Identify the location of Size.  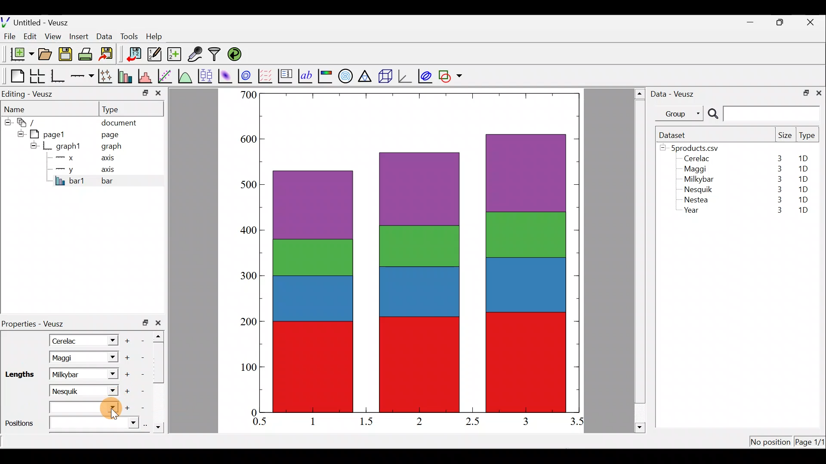
(785, 136).